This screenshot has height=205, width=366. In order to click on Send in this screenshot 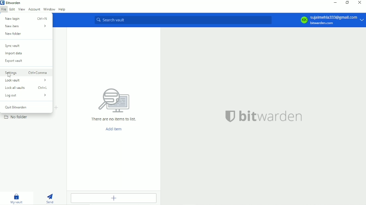, I will do `click(50, 198)`.